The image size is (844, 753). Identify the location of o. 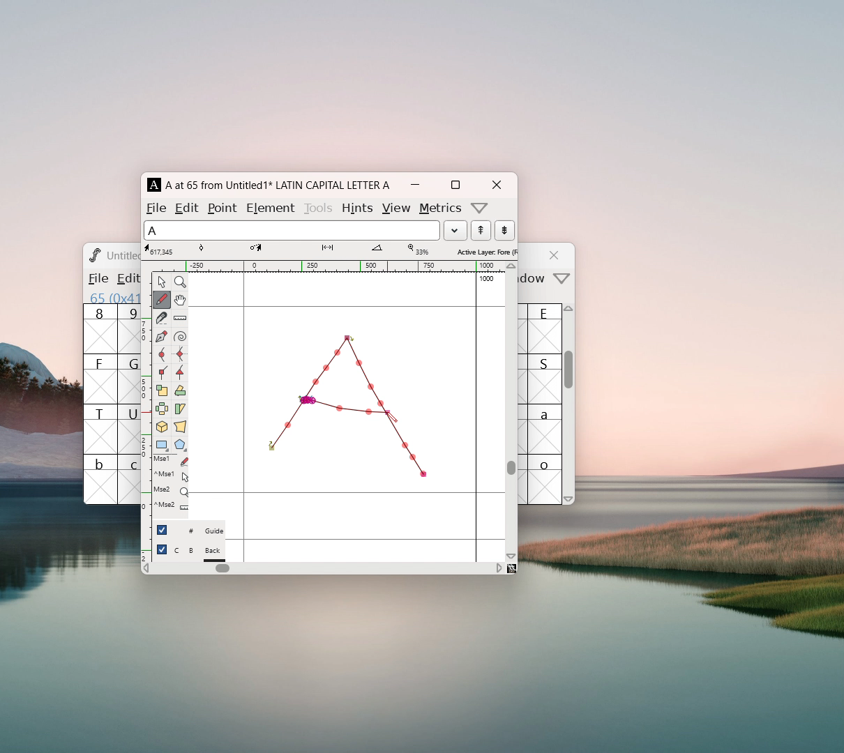
(546, 479).